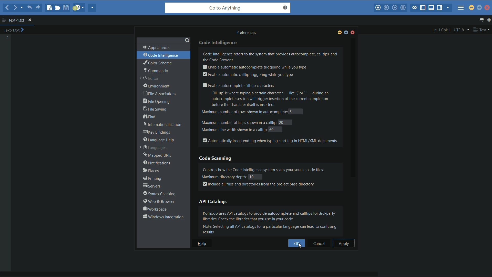  Describe the element at coordinates (274, 99) in the screenshot. I see `“Fill-up’ is where typing a certain character — like ‘(or " — during an
autocomplete session will trigger insertion of the current completion
before the character itself is inserted.` at that location.